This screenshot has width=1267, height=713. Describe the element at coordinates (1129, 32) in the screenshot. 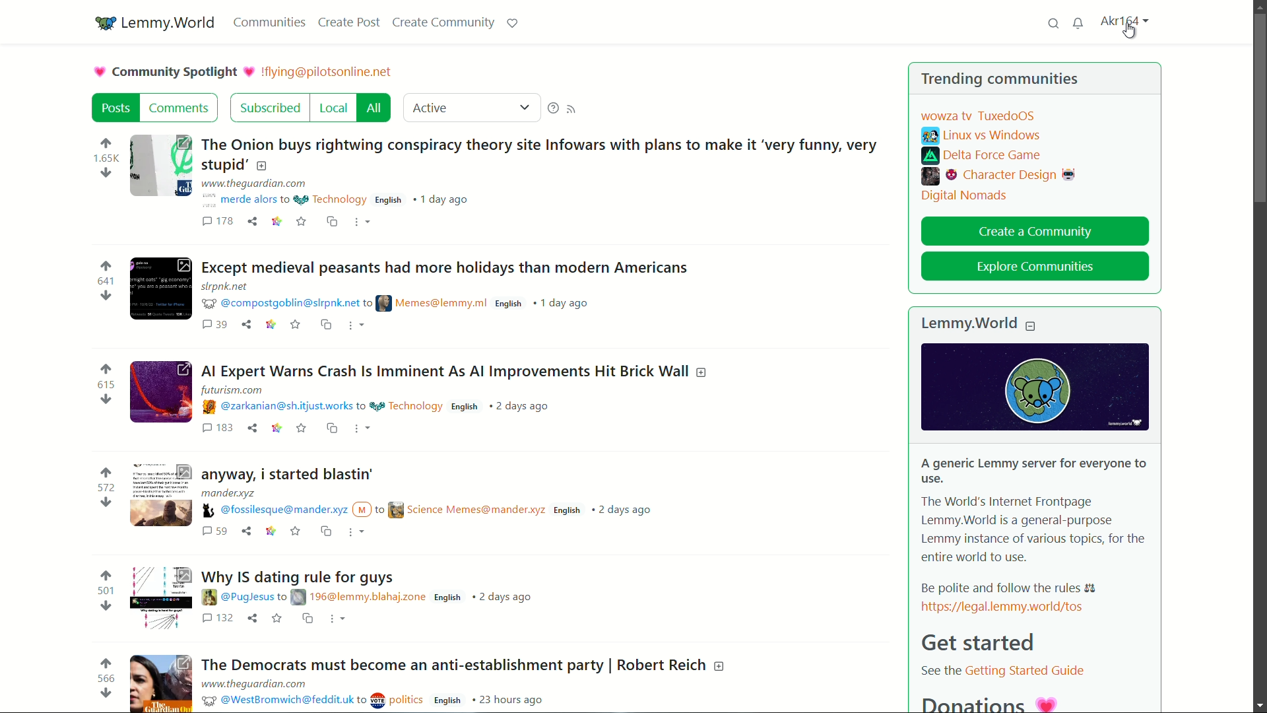

I see `cursor` at that location.